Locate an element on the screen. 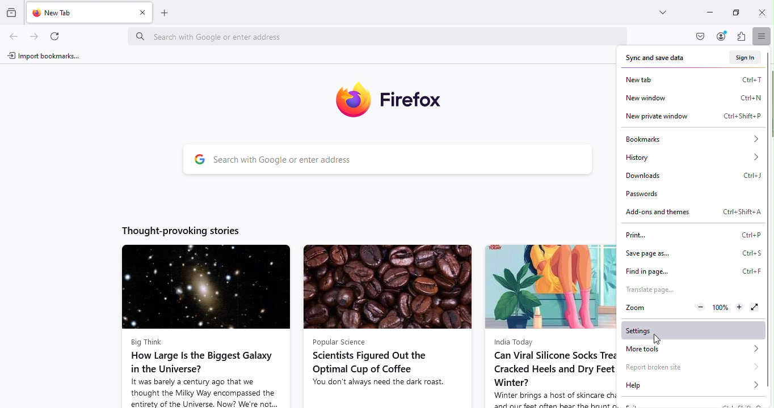  More tools is located at coordinates (693, 350).